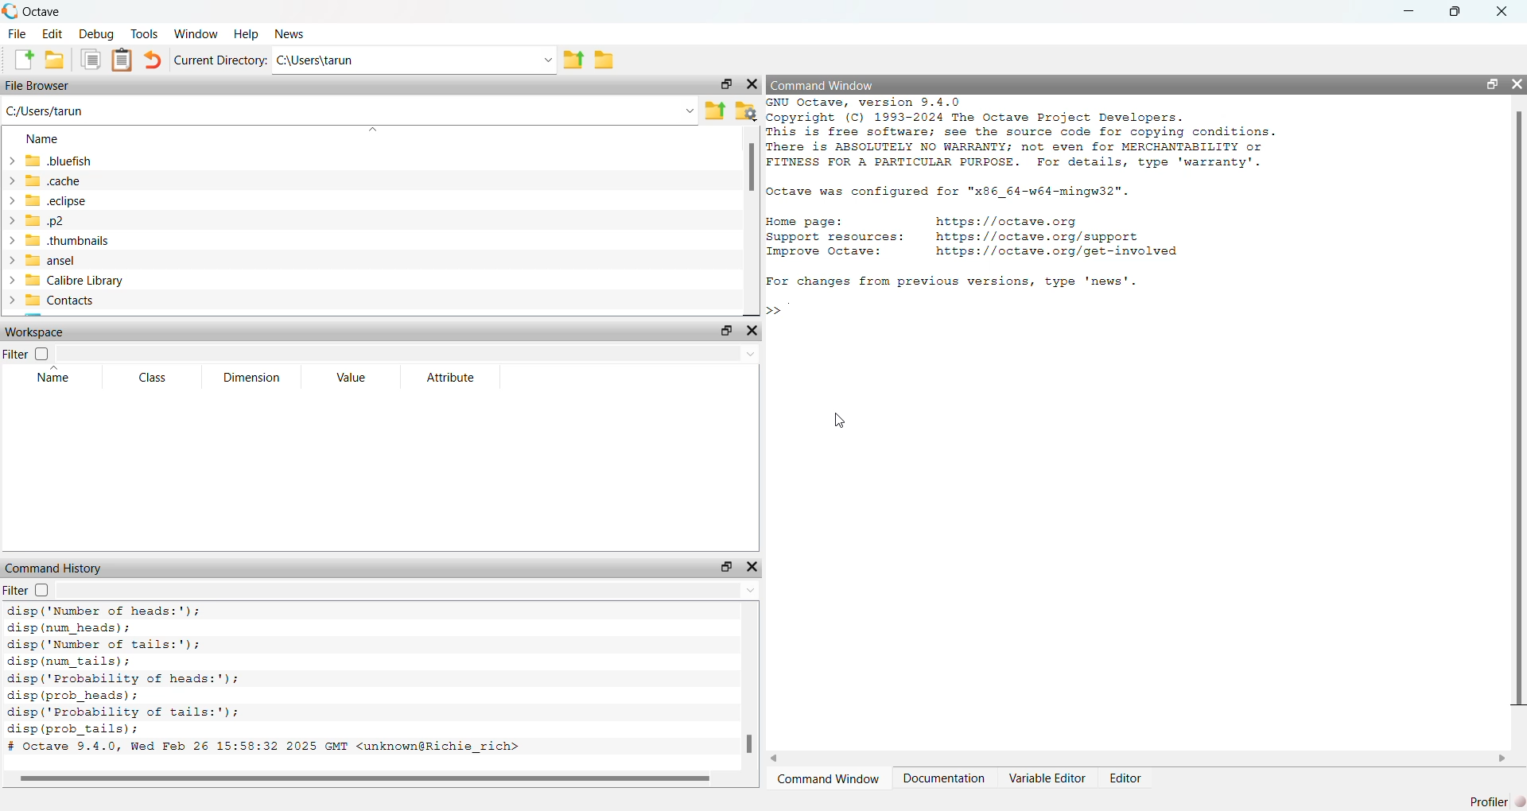 This screenshot has height=811, width=1527. I want to click on Enter text to filter the workspace, so click(407, 353).